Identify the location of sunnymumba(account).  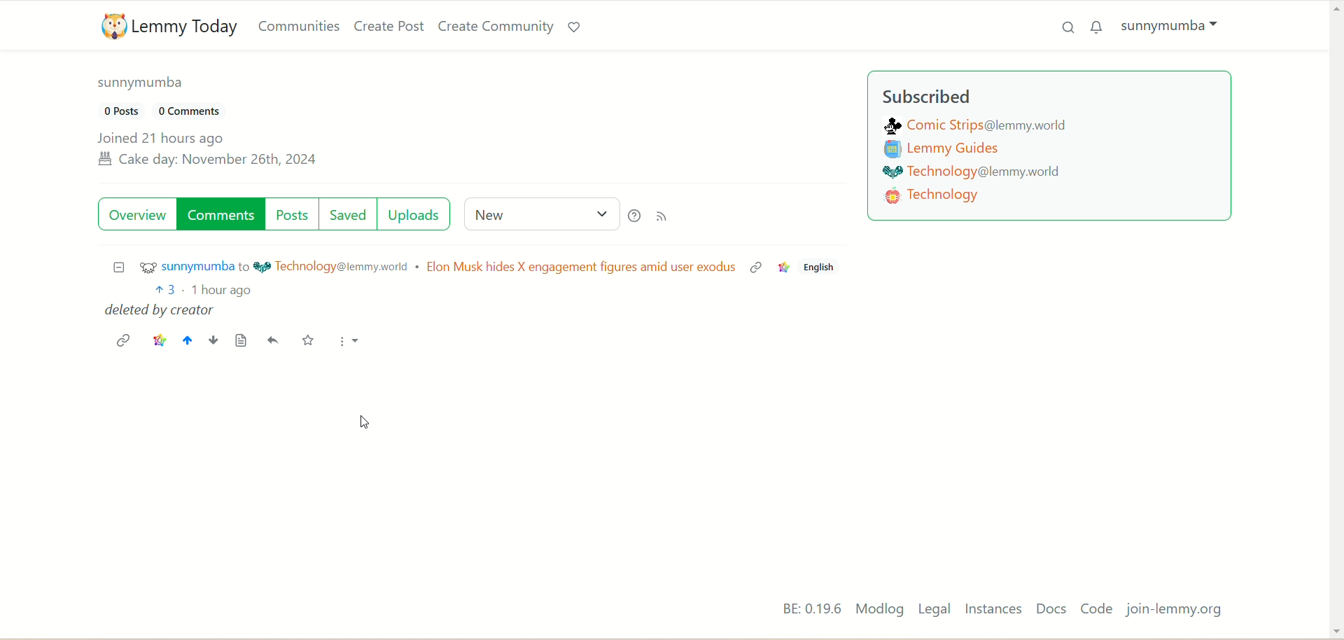
(146, 87).